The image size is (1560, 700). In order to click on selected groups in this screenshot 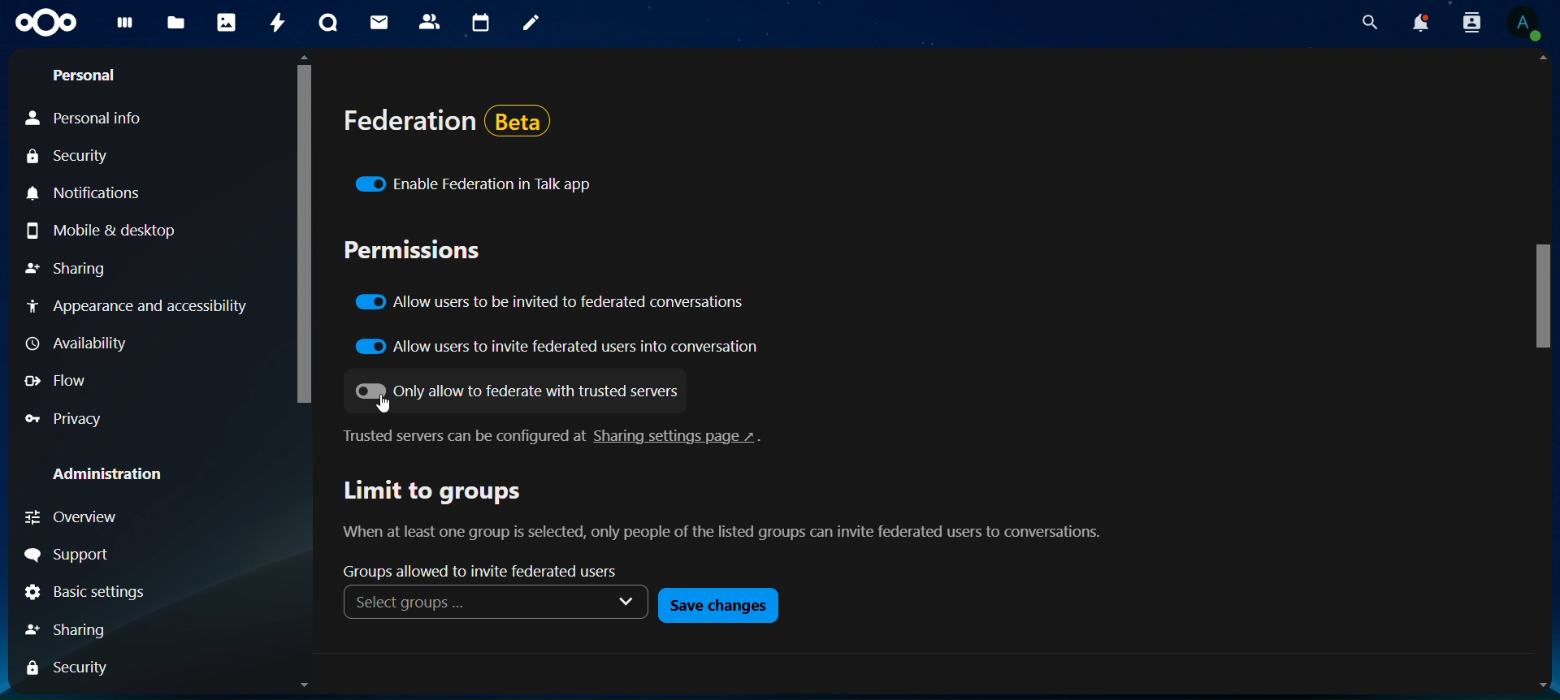, I will do `click(494, 604)`.